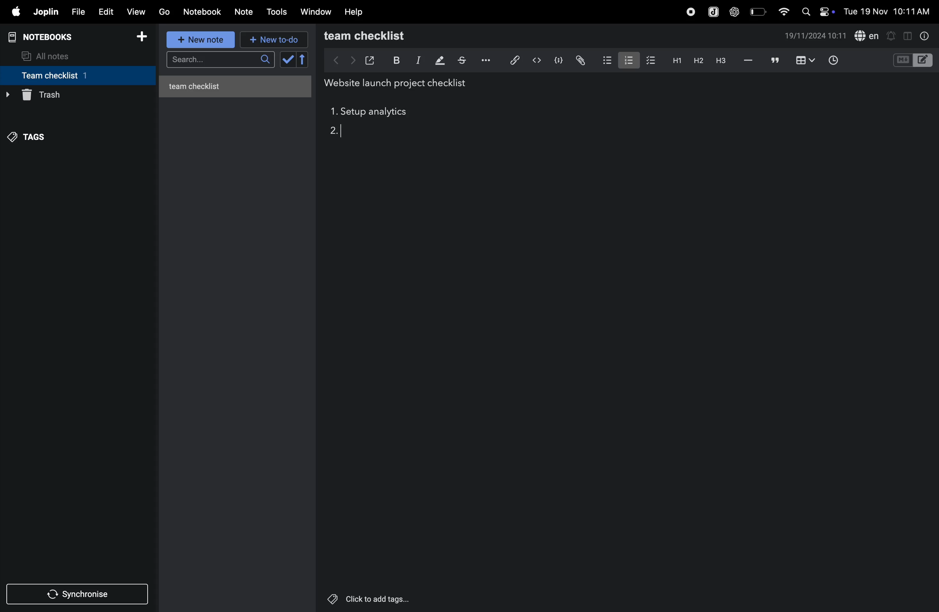 This screenshot has width=939, height=612. What do you see at coordinates (733, 11) in the screenshot?
I see `chat gpt` at bounding box center [733, 11].